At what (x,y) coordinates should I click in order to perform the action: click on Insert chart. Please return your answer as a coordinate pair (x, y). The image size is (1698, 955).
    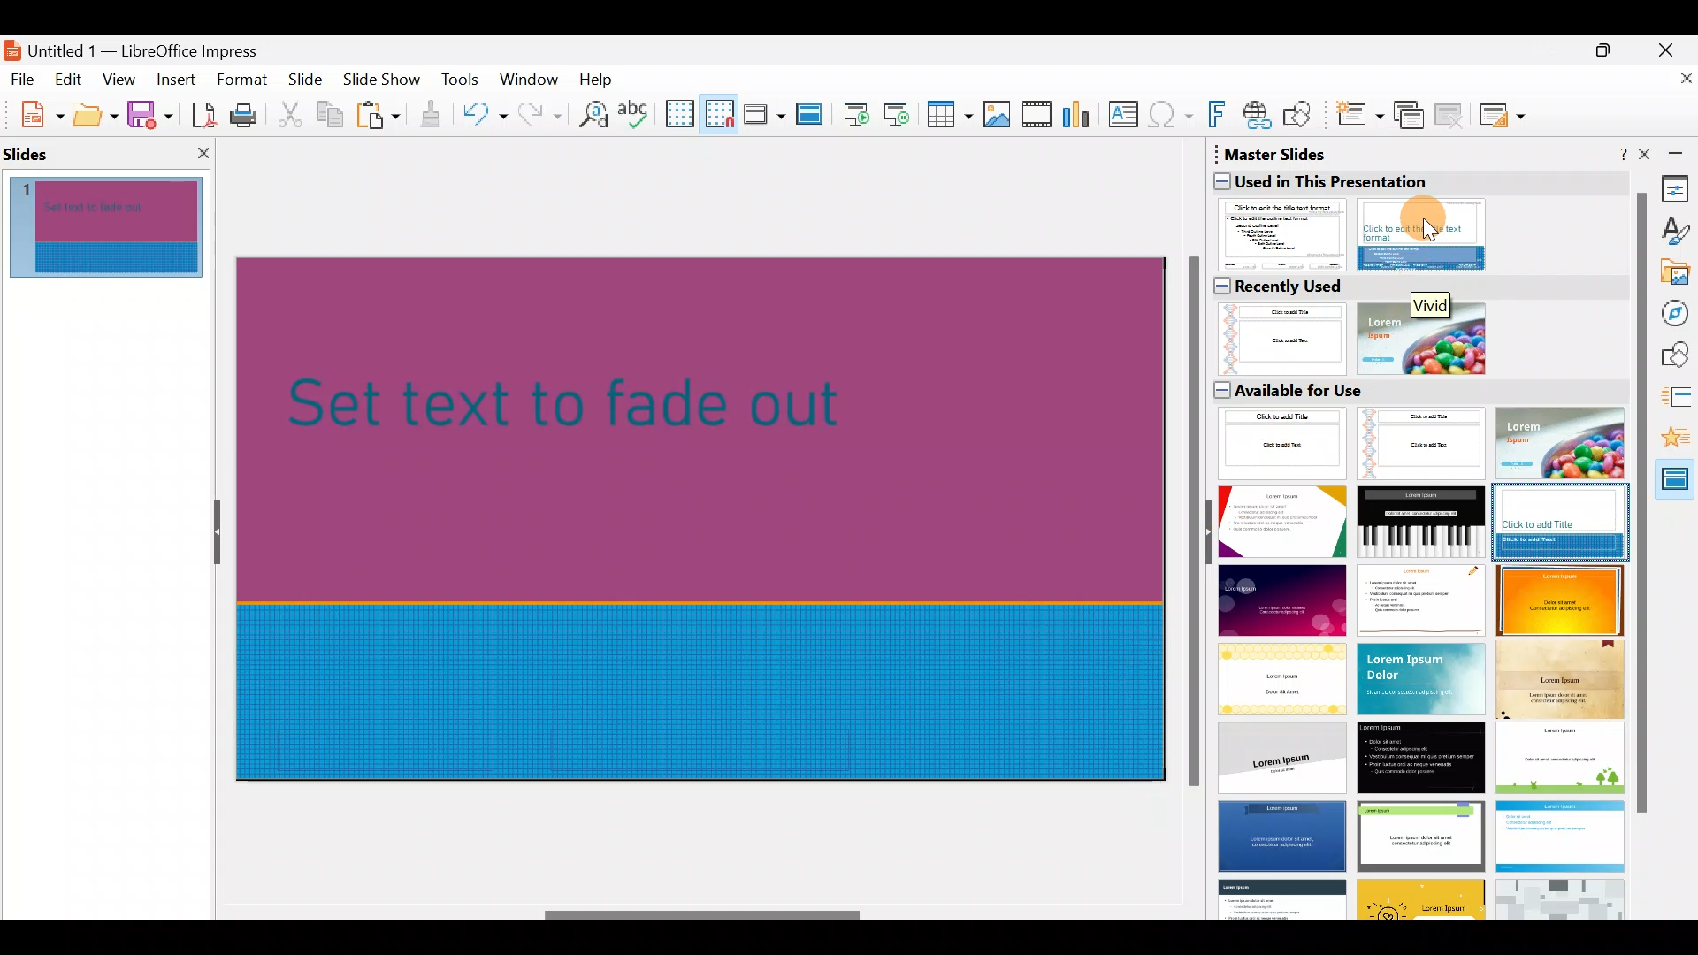
    Looking at the image, I should click on (1081, 116).